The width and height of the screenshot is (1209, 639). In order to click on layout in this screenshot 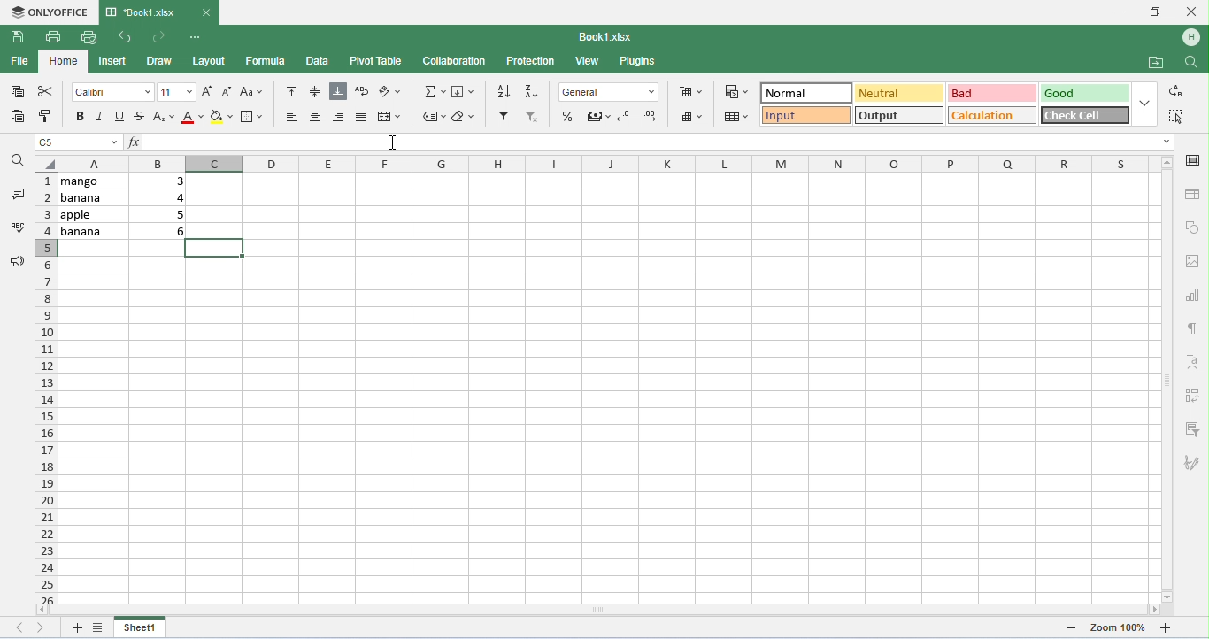, I will do `click(209, 61)`.